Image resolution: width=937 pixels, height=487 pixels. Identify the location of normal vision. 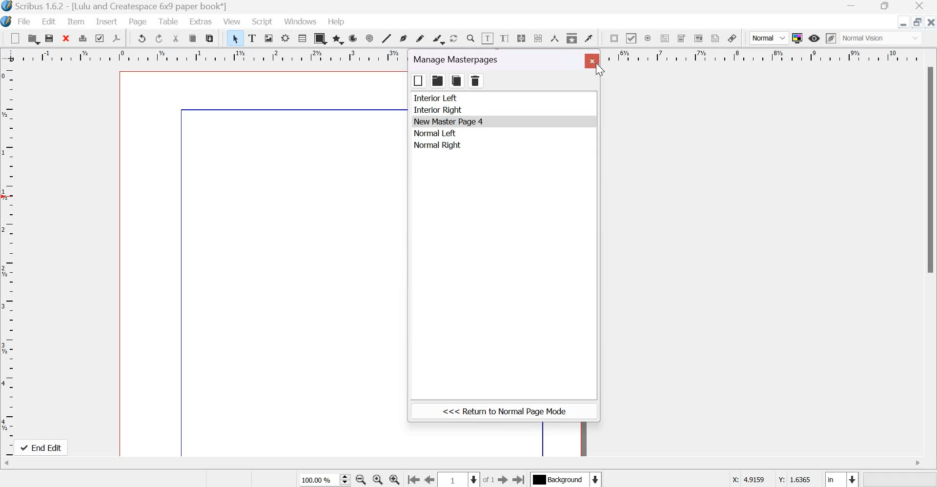
(881, 38).